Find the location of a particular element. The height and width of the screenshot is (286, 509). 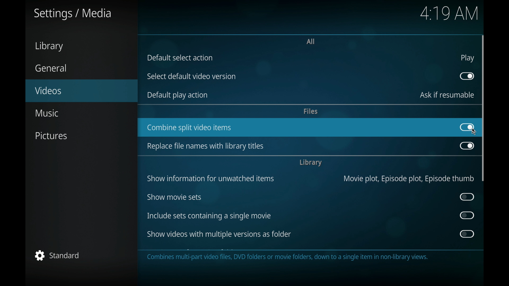

time is located at coordinates (450, 14).